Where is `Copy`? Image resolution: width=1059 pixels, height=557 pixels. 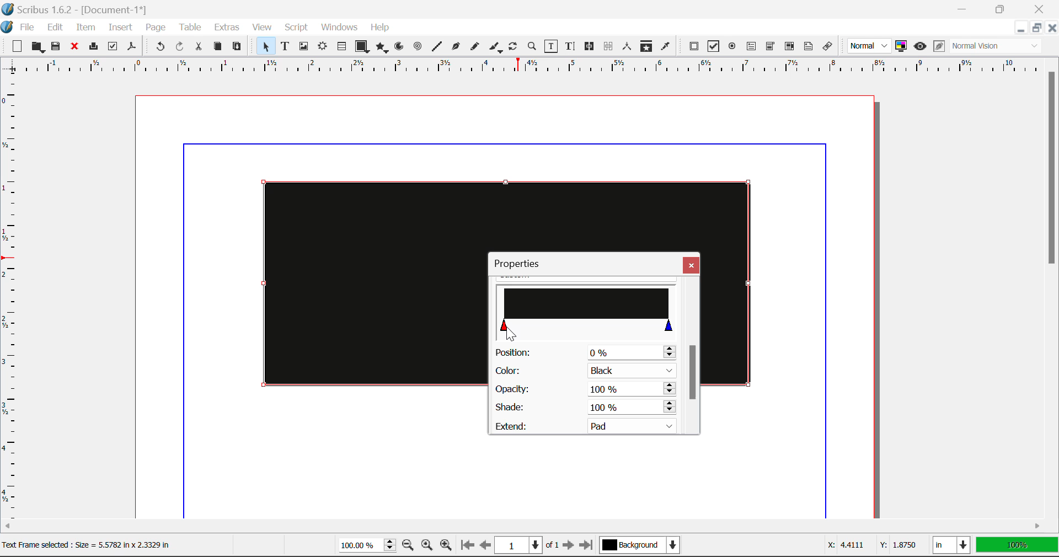
Copy is located at coordinates (218, 46).